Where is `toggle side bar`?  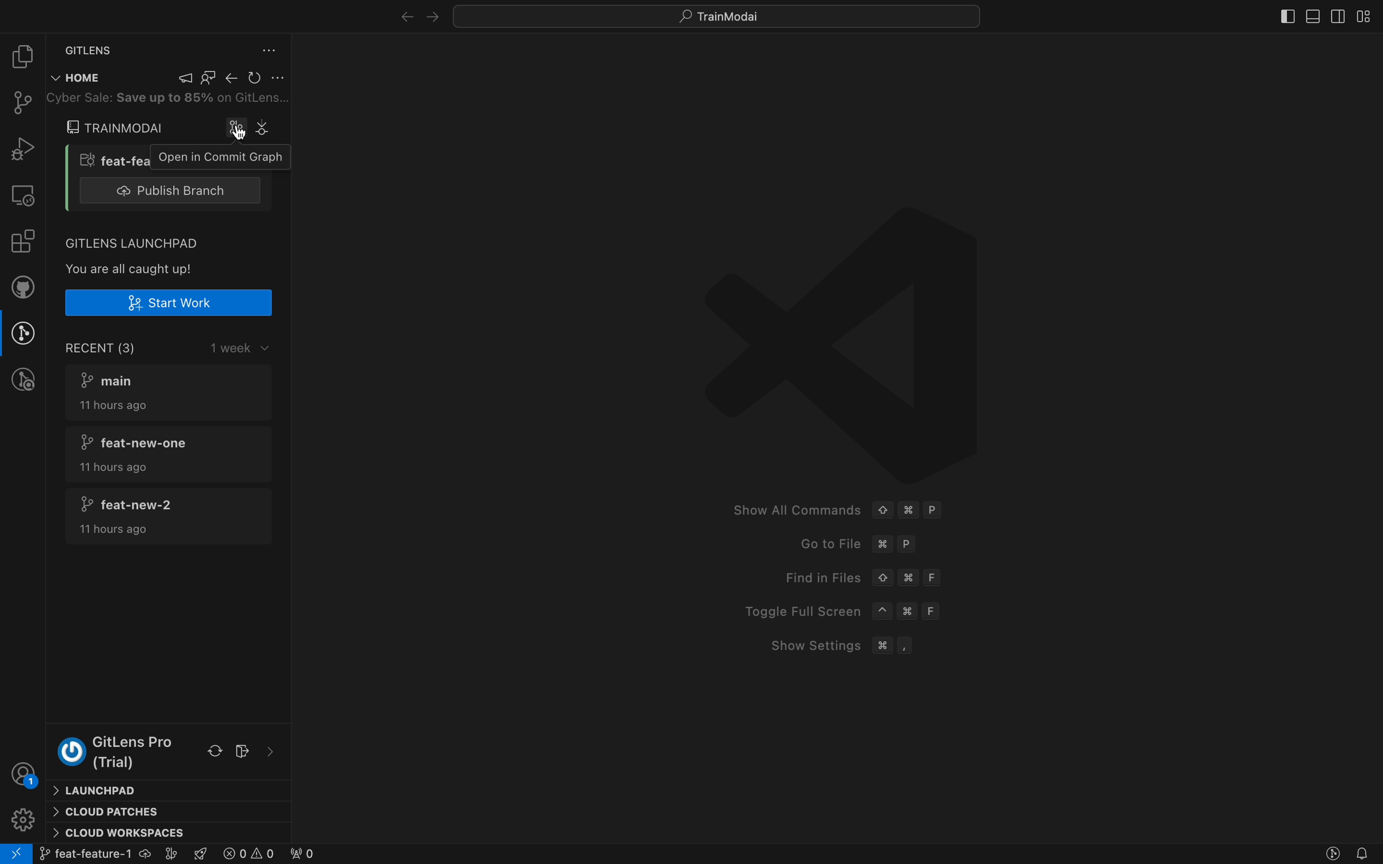
toggle side bar is located at coordinates (1283, 14).